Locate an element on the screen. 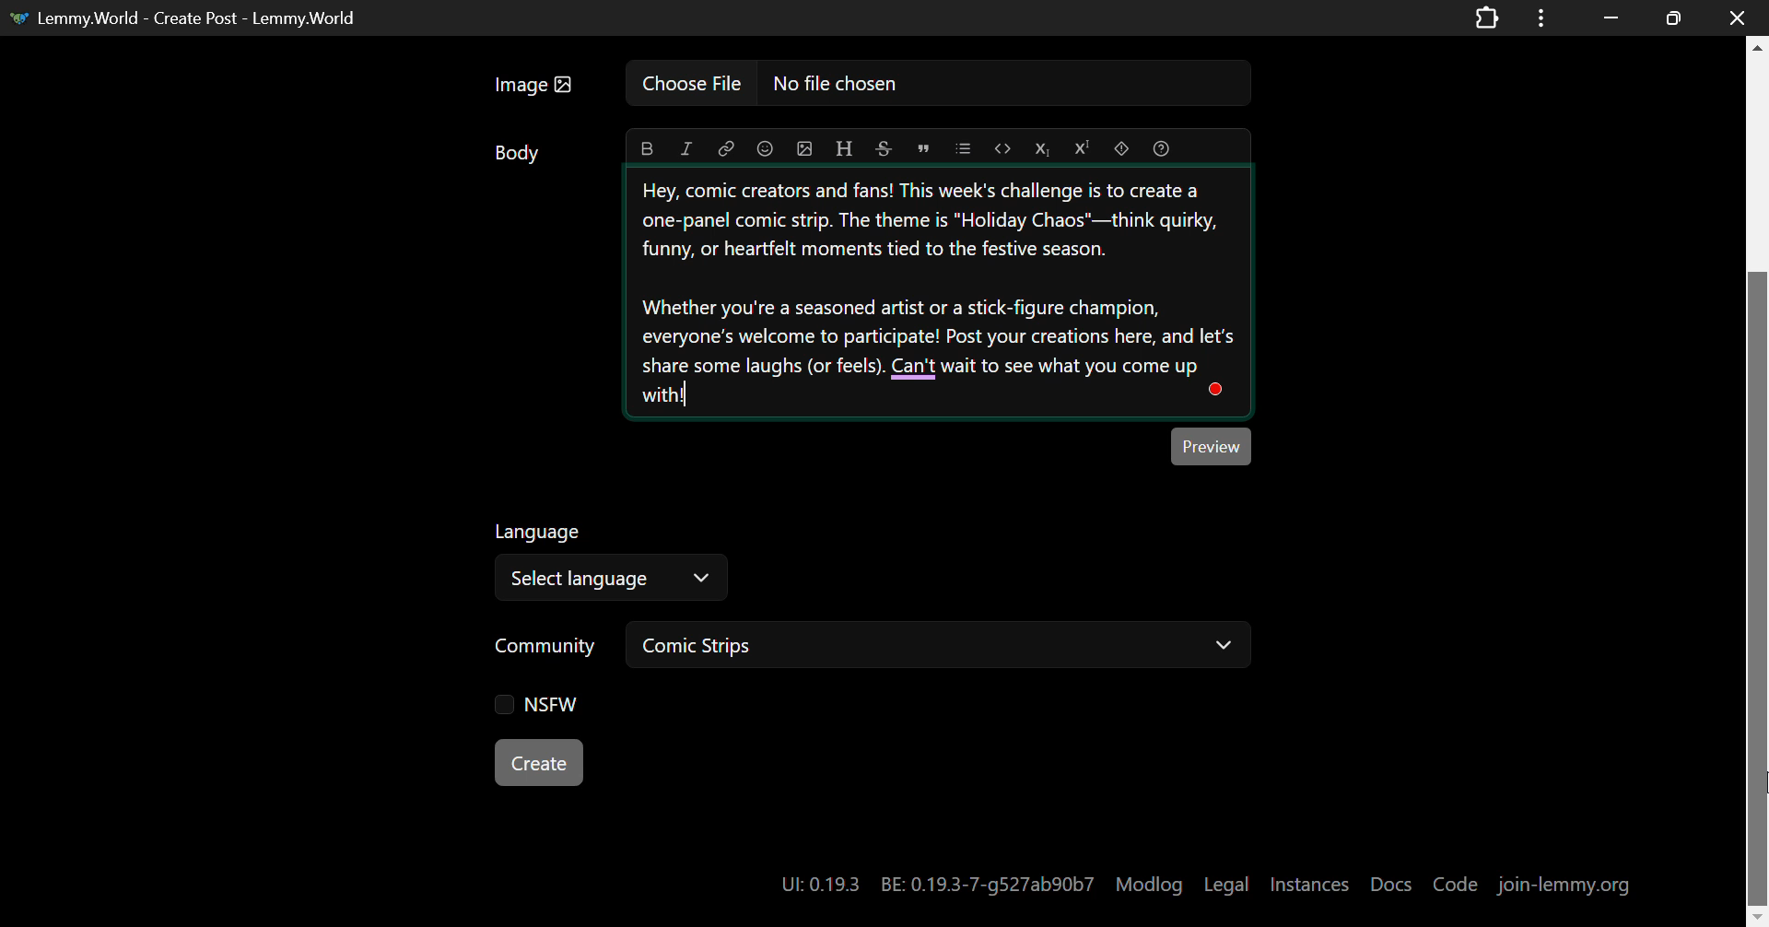 This screenshot has height=927, width=1769. Lemmy.World- Create Post -Lemmy.World is located at coordinates (190, 16).